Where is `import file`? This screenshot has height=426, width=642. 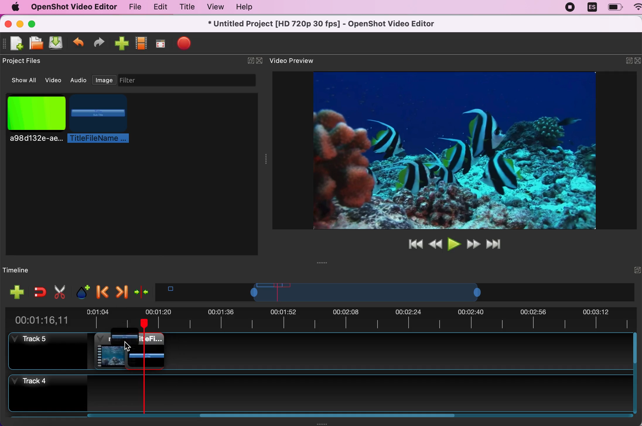
import file is located at coordinates (122, 43).